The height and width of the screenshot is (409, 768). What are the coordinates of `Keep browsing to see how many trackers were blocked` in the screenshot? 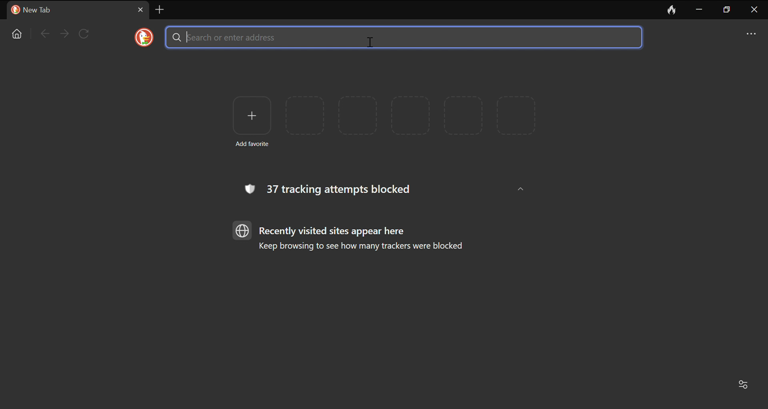 It's located at (365, 247).